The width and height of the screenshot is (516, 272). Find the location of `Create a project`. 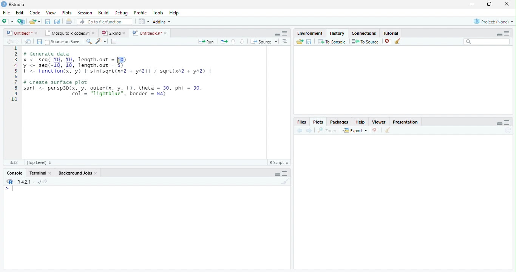

Create a project is located at coordinates (20, 22).